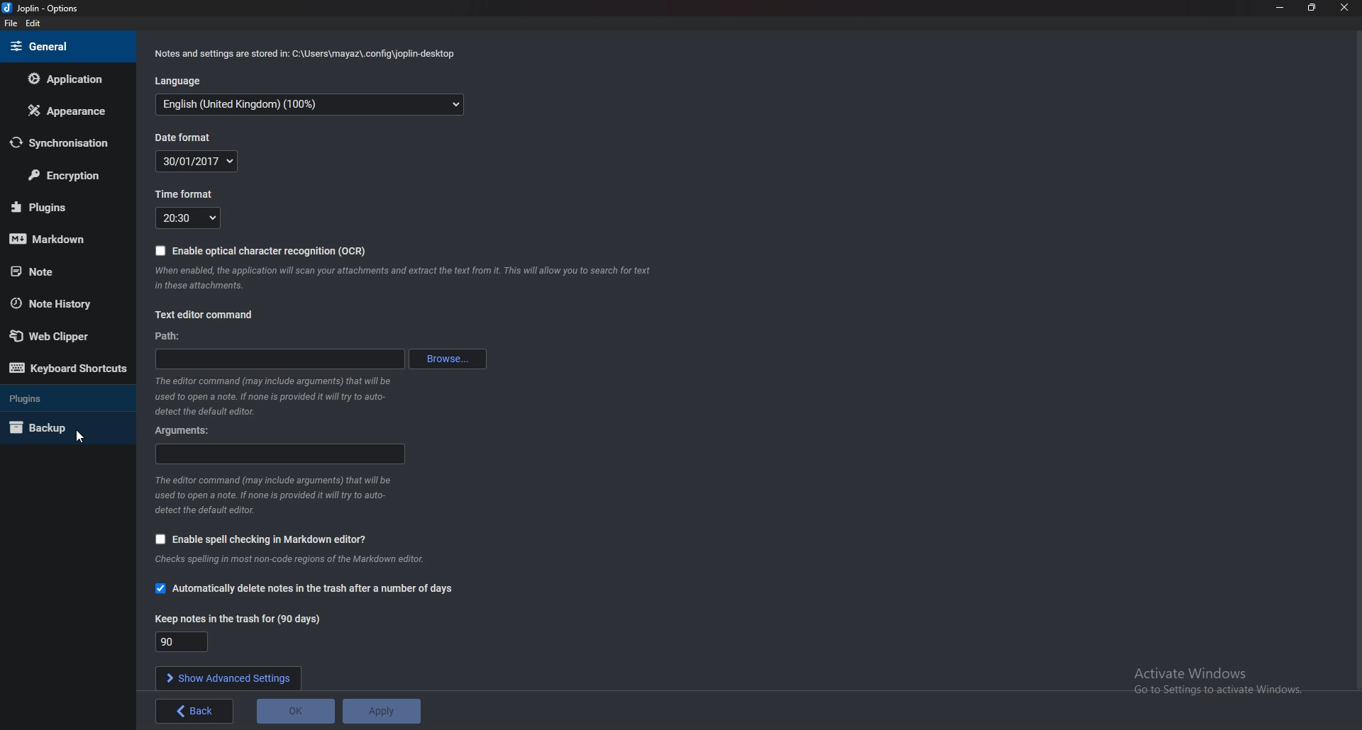  Describe the element at coordinates (380, 712) in the screenshot. I see `back` at that location.